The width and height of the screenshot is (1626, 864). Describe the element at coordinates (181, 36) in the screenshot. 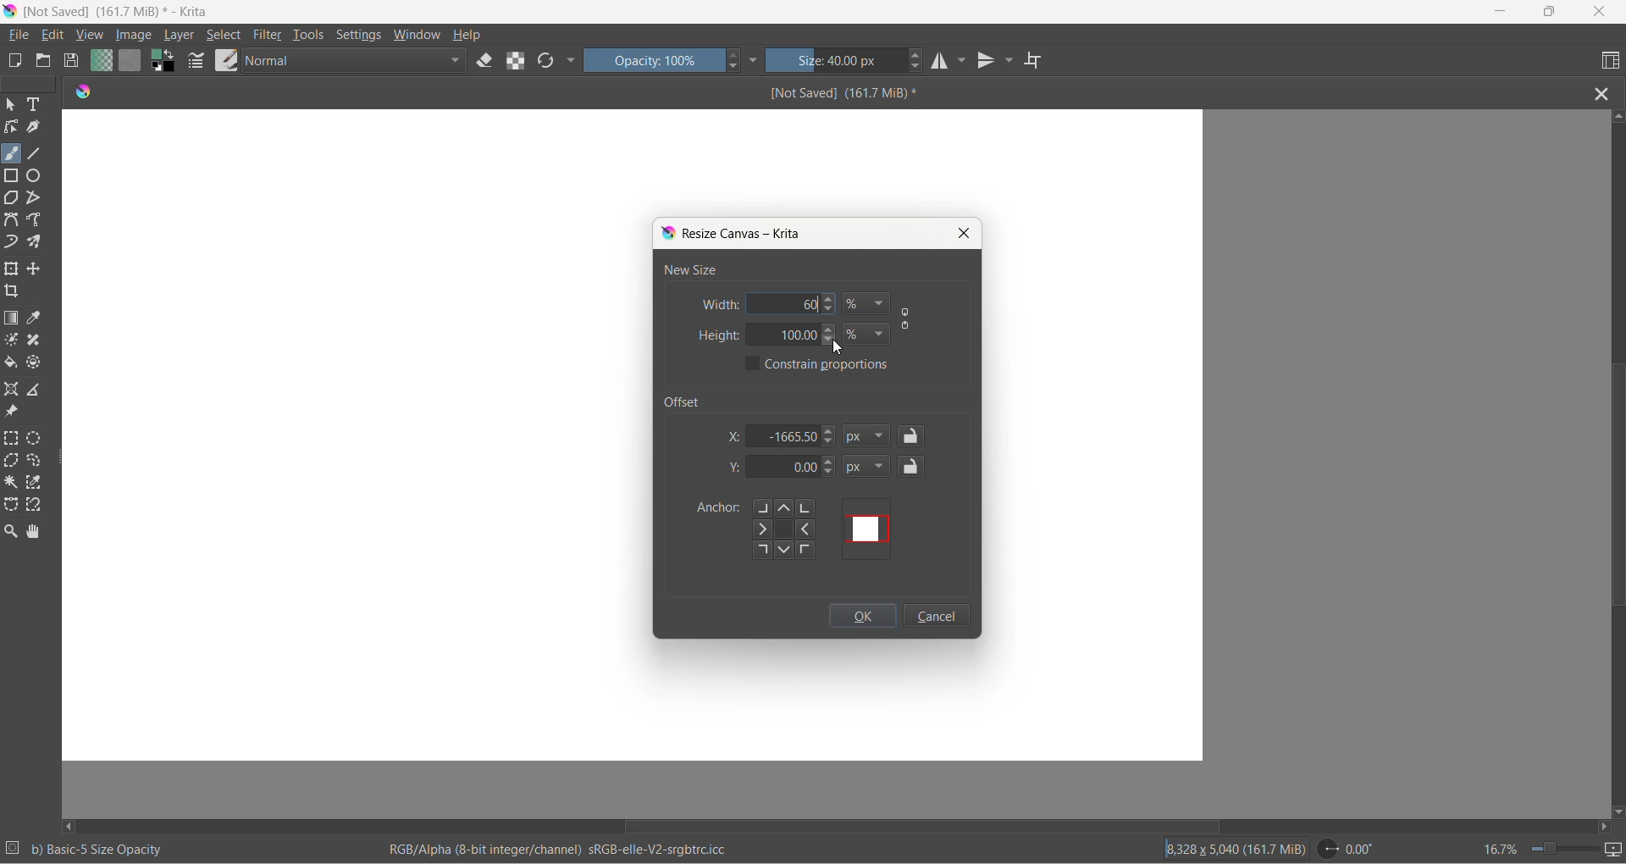

I see `layer` at that location.